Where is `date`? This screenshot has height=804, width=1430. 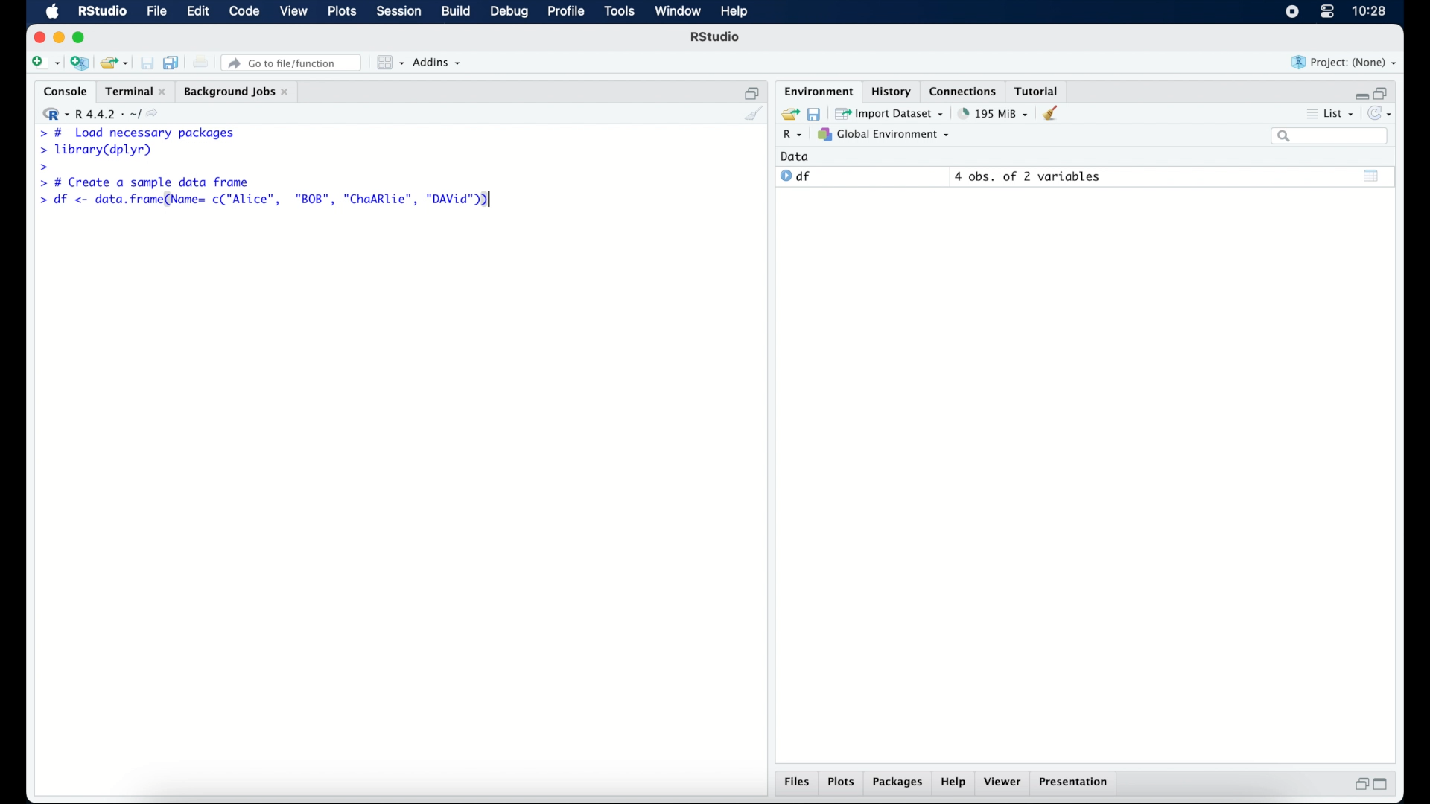
date is located at coordinates (795, 156).